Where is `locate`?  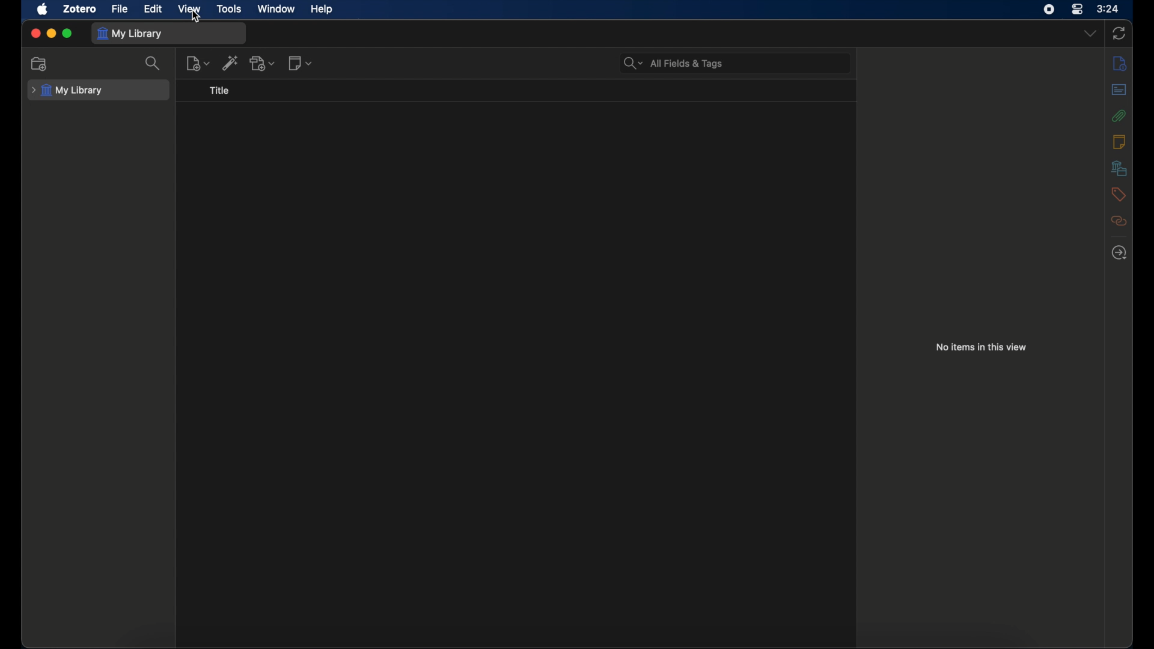 locate is located at coordinates (1120, 253).